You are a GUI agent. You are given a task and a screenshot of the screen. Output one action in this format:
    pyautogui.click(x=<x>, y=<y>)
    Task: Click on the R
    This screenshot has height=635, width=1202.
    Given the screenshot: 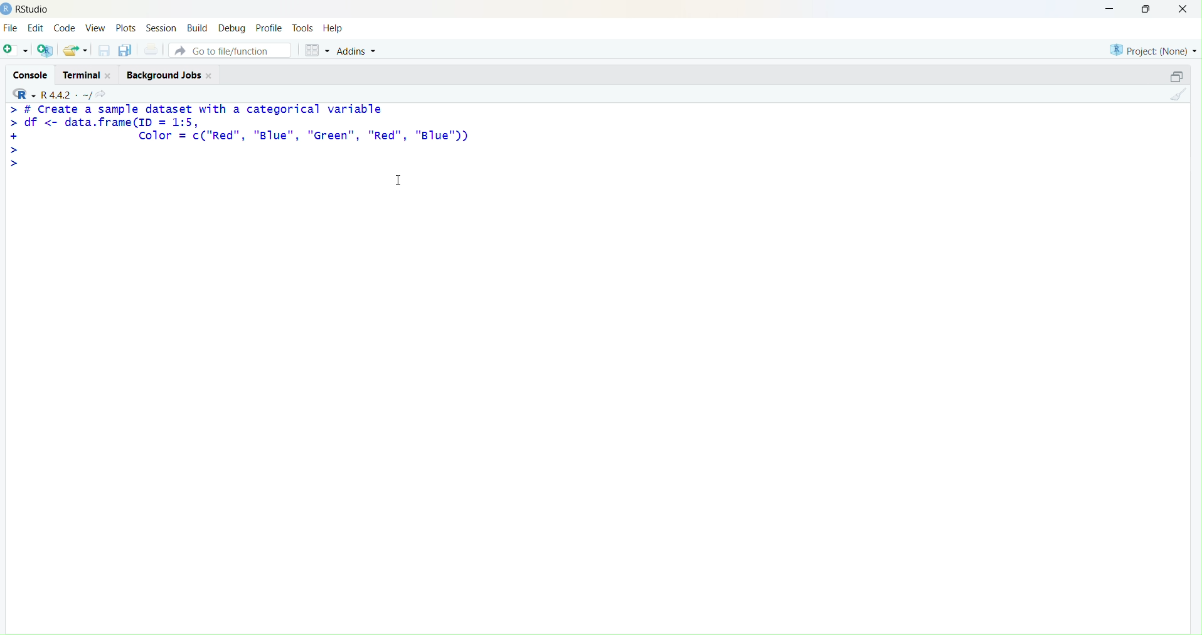 What is the action you would take?
    pyautogui.click(x=24, y=94)
    